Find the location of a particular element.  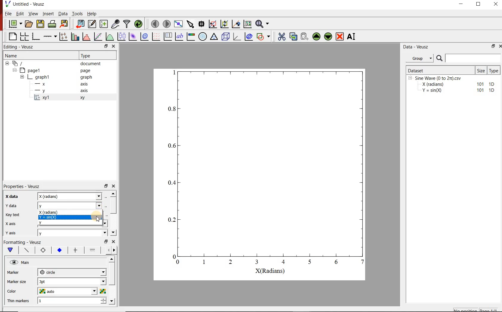

Page 1 Graph 1 is located at coordinates (30, 81).